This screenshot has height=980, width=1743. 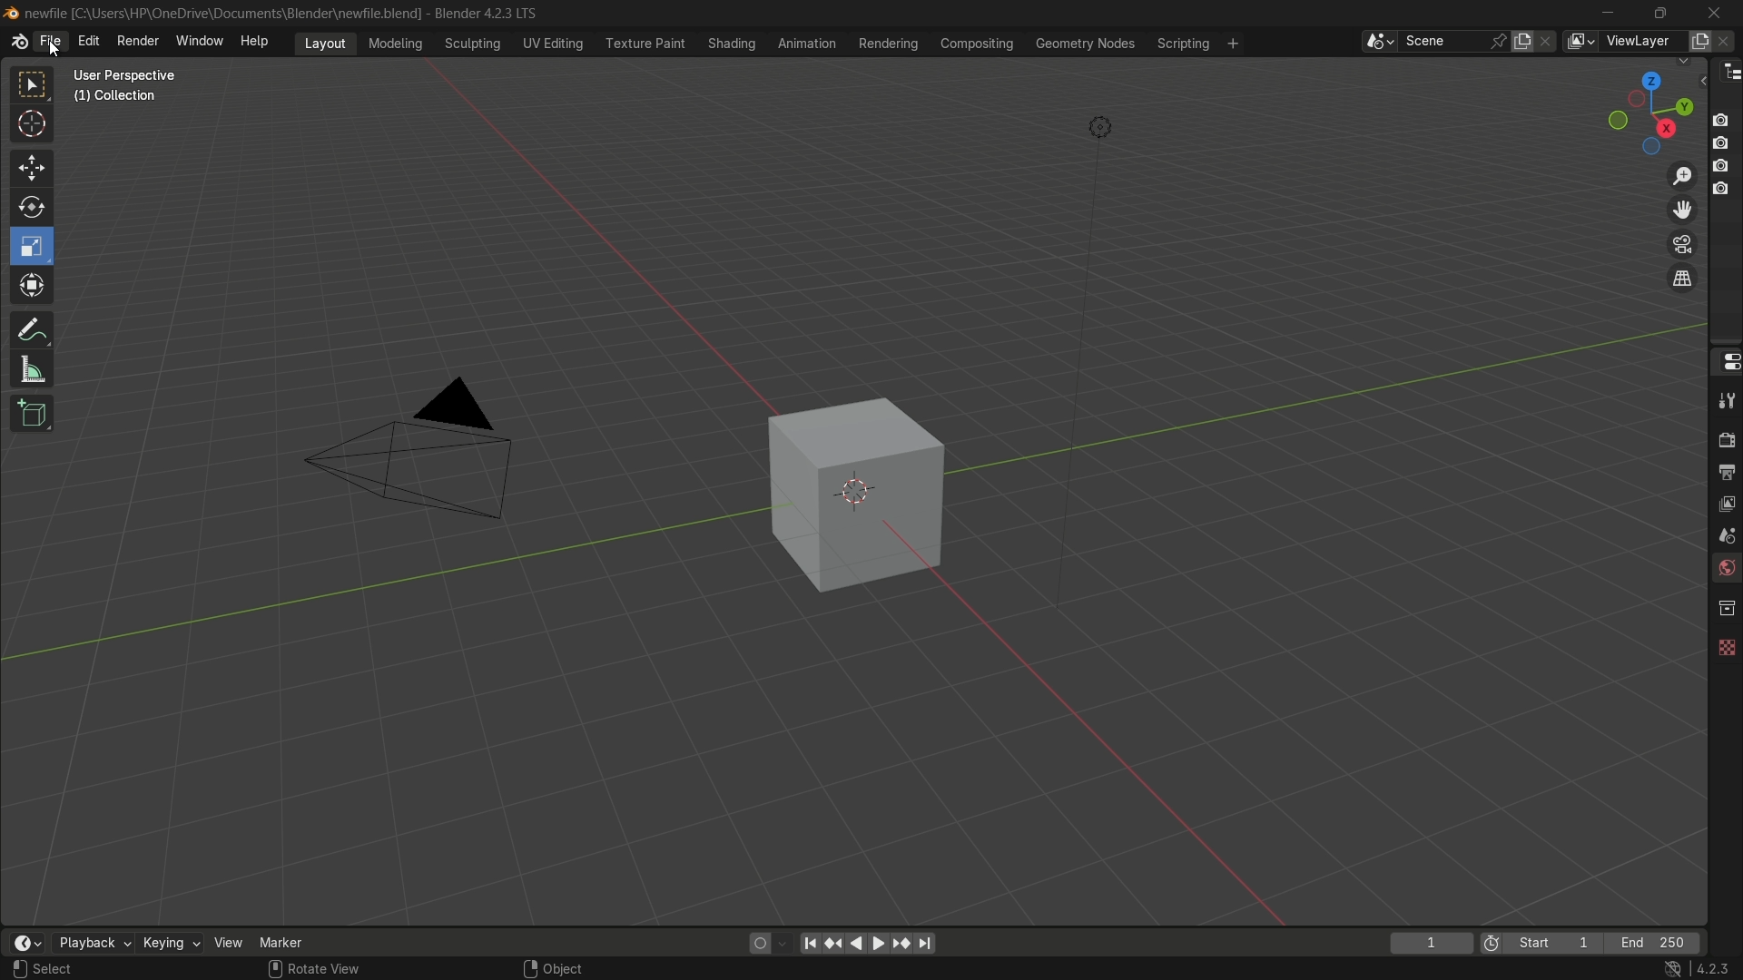 I want to click on add view layer, so click(x=1698, y=40).